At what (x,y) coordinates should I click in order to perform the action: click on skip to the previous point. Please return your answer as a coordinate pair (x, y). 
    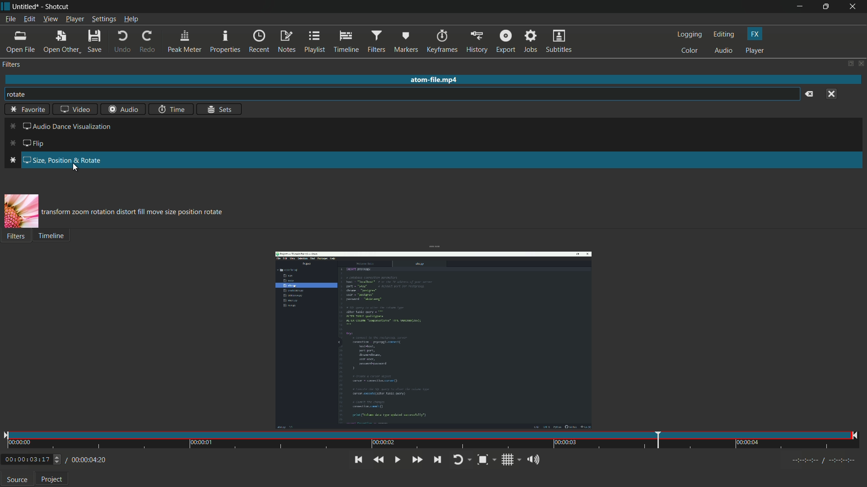
    Looking at the image, I should click on (359, 460).